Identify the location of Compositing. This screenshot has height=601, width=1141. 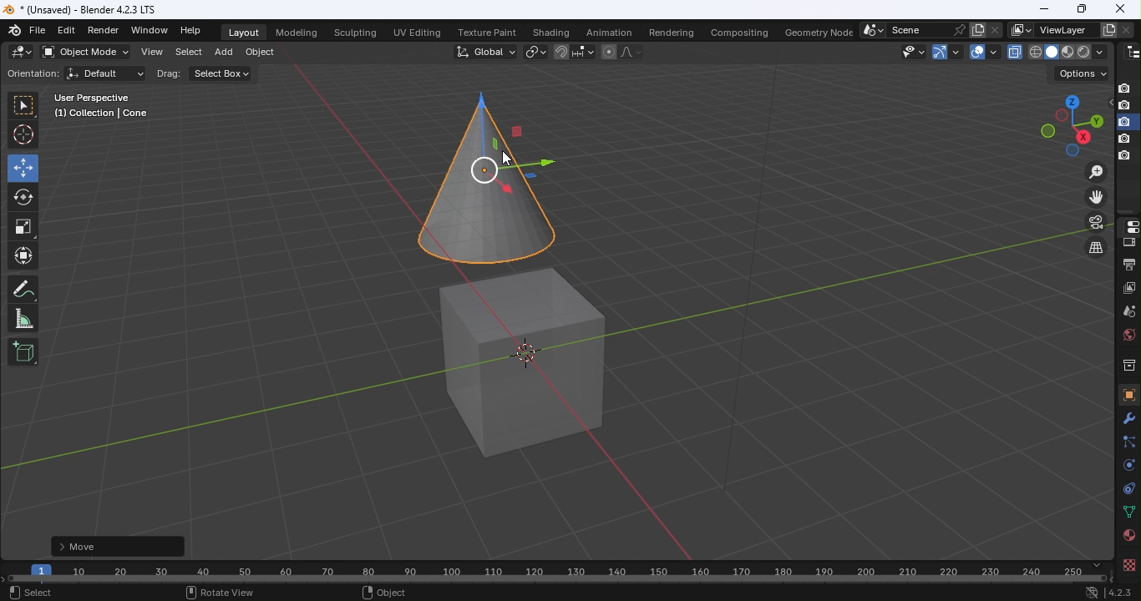
(737, 29).